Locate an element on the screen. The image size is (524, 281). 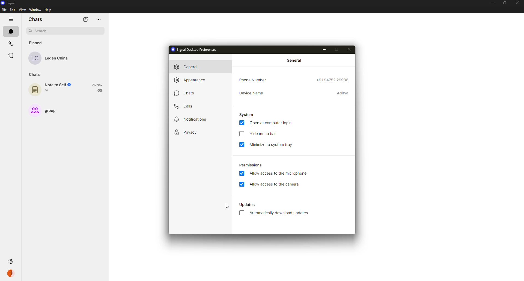
pinned is located at coordinates (36, 43).